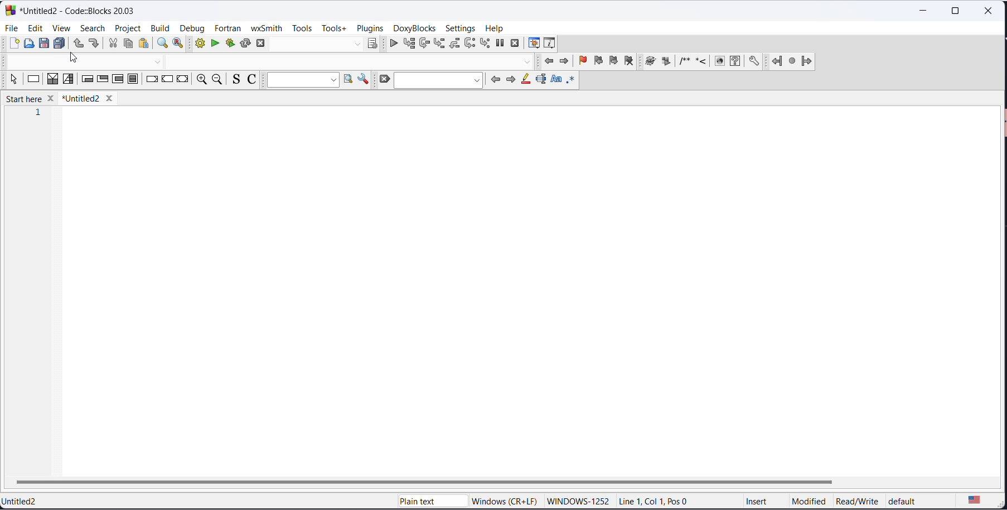  Describe the element at coordinates (162, 44) in the screenshot. I see `find` at that location.